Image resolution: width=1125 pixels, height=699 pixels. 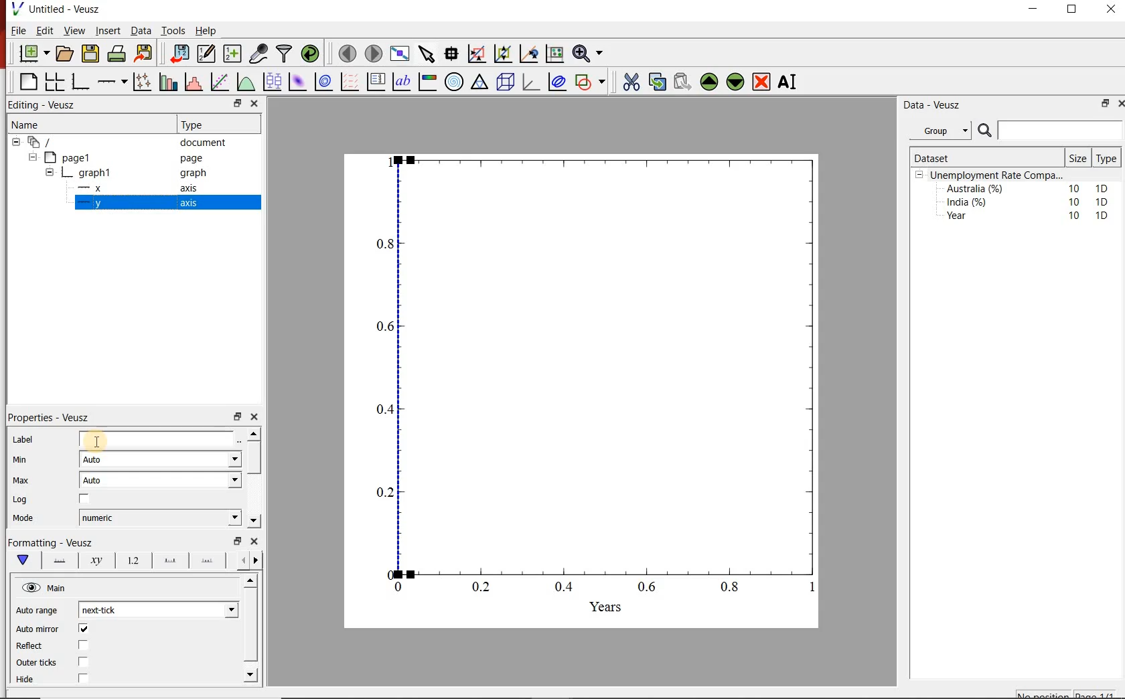 What do you see at coordinates (250, 675) in the screenshot?
I see `move down` at bounding box center [250, 675].